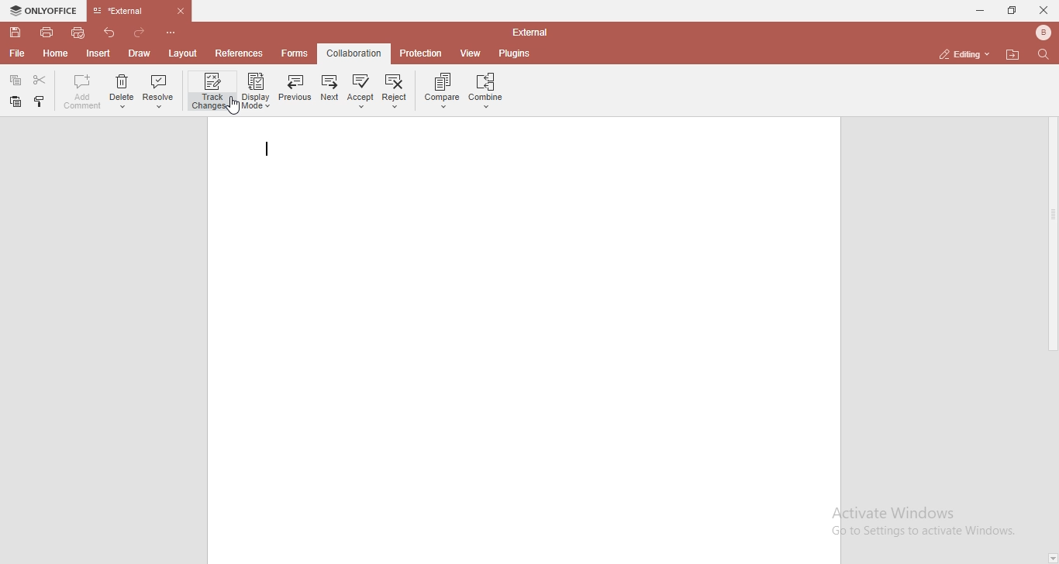  What do you see at coordinates (529, 31) in the screenshot?
I see `file name` at bounding box center [529, 31].